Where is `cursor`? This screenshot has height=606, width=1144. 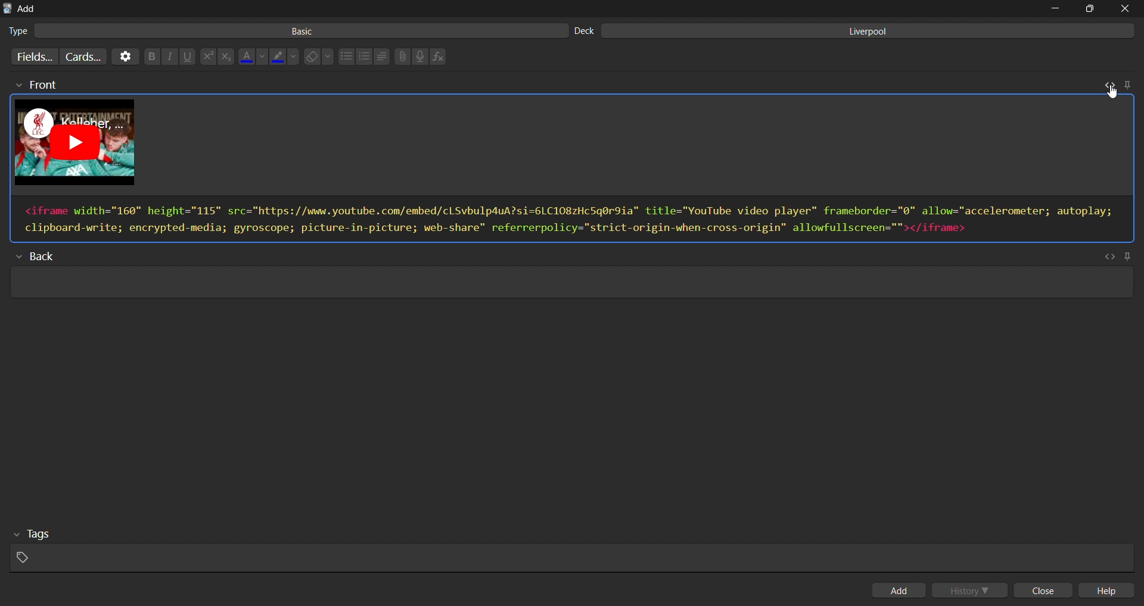 cursor is located at coordinates (1109, 91).